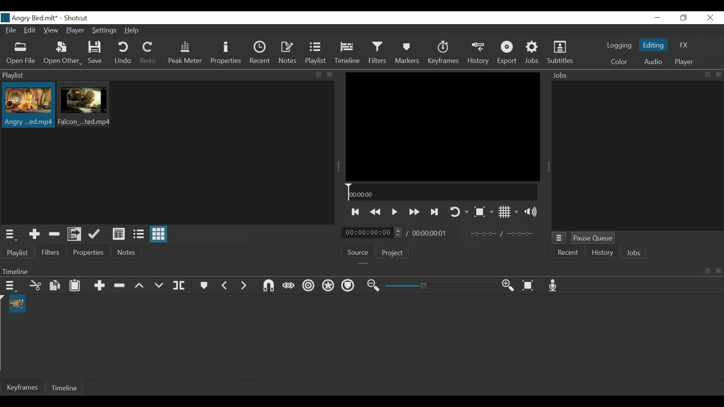  Describe the element at coordinates (530, 286) in the screenshot. I see `Zoom timeline to fit` at that location.